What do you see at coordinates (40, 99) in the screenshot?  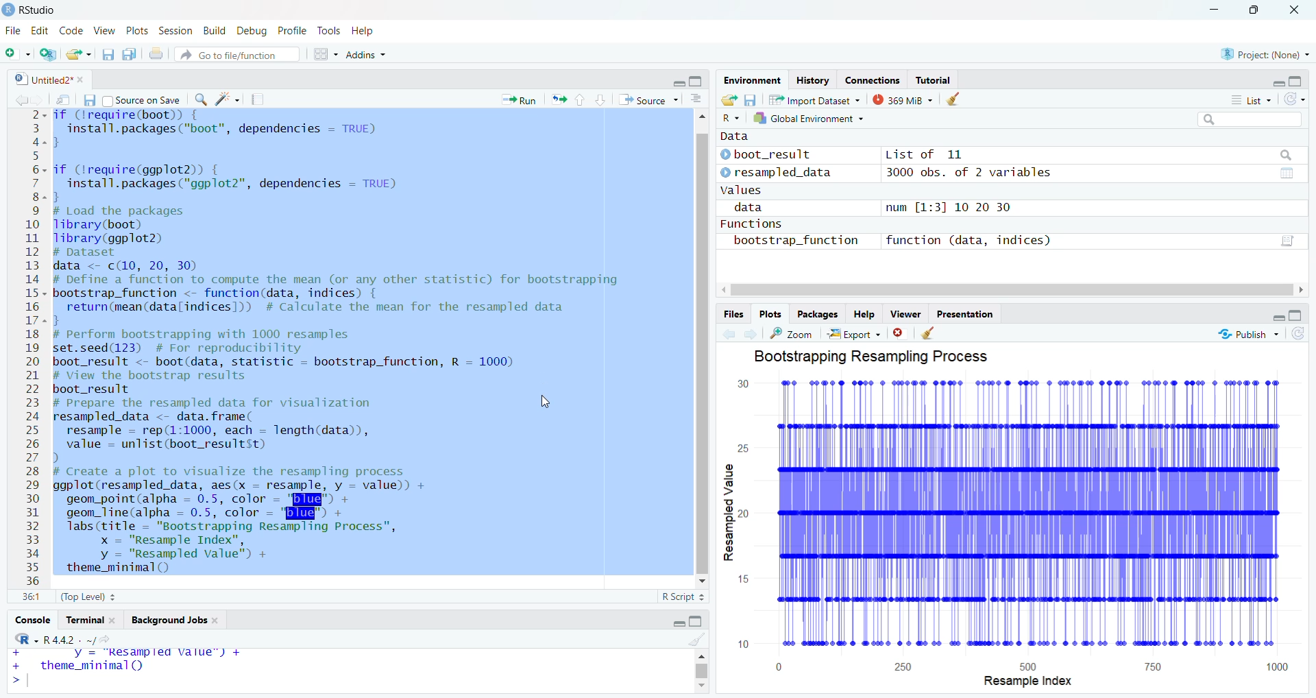 I see `go back to the next source location` at bounding box center [40, 99].